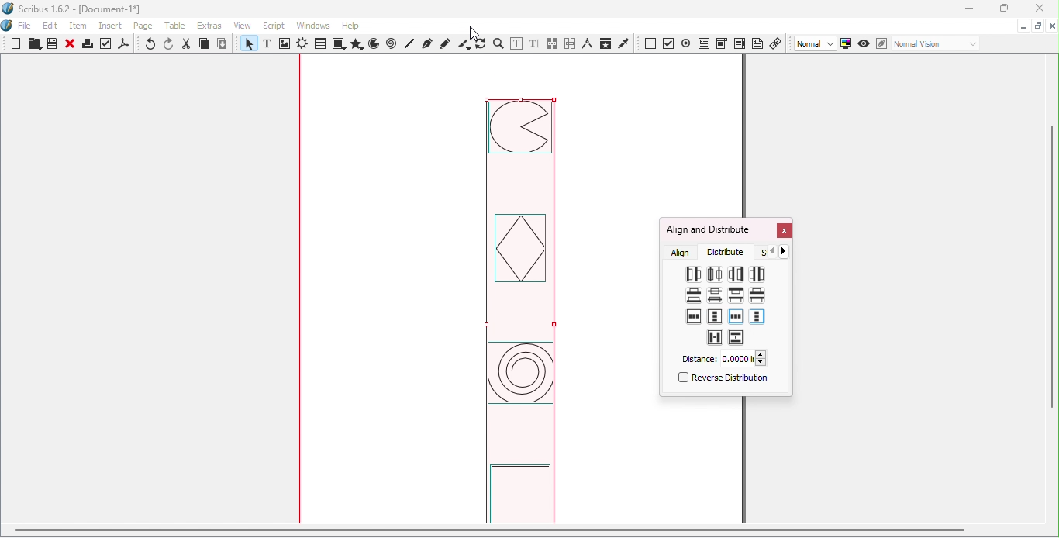 Image resolution: width=1059 pixels, height=538 pixels. Describe the element at coordinates (816, 44) in the screenshot. I see `Select image preview quality` at that location.